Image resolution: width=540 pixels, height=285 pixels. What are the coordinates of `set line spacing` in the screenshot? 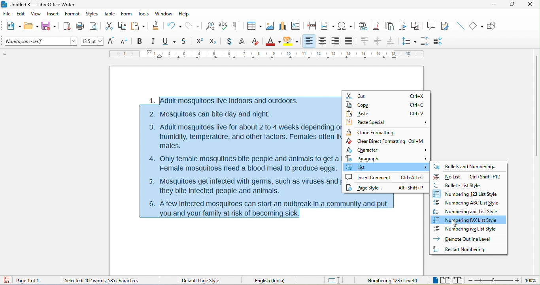 It's located at (409, 41).